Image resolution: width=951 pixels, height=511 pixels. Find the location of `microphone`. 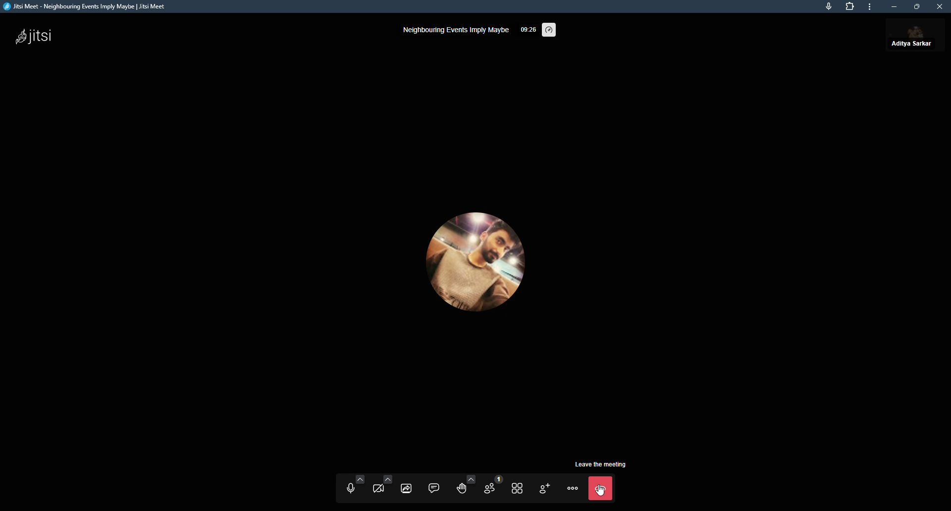

microphone is located at coordinates (827, 9).